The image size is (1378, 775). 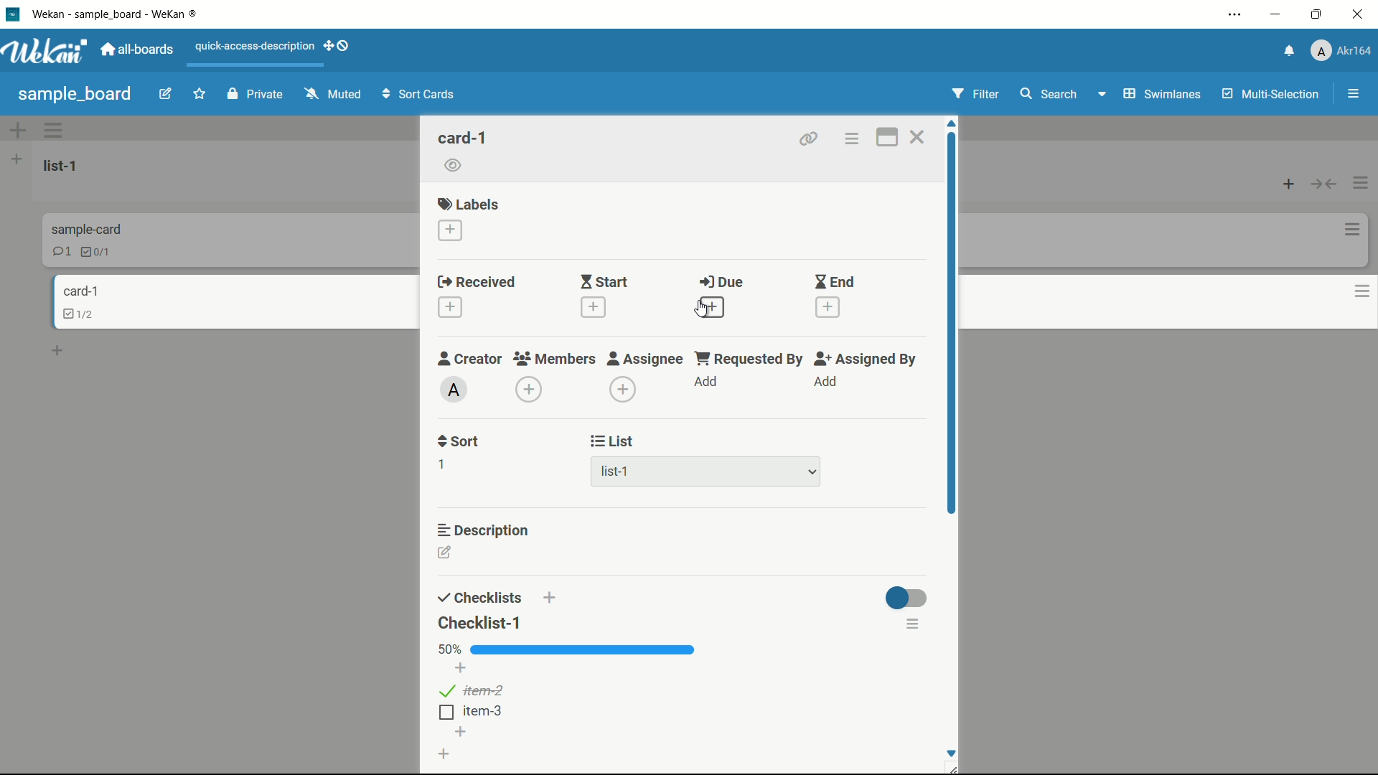 What do you see at coordinates (448, 649) in the screenshot?
I see `50%` at bounding box center [448, 649].